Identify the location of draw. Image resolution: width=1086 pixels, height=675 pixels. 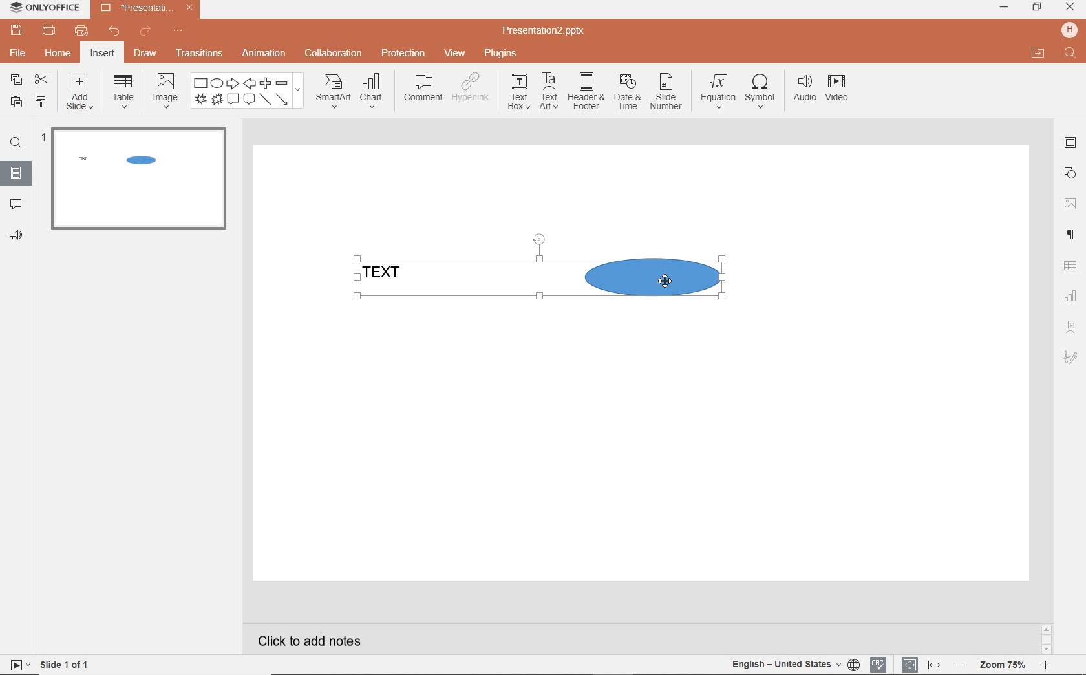
(147, 53).